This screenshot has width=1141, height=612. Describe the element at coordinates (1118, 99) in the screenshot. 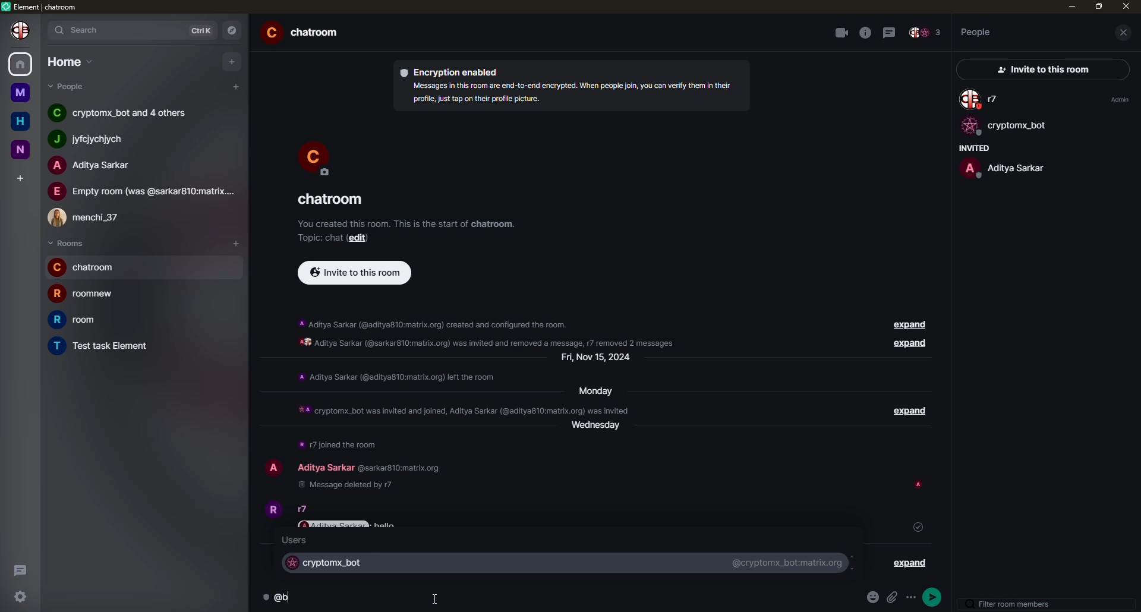

I see `admin` at that location.